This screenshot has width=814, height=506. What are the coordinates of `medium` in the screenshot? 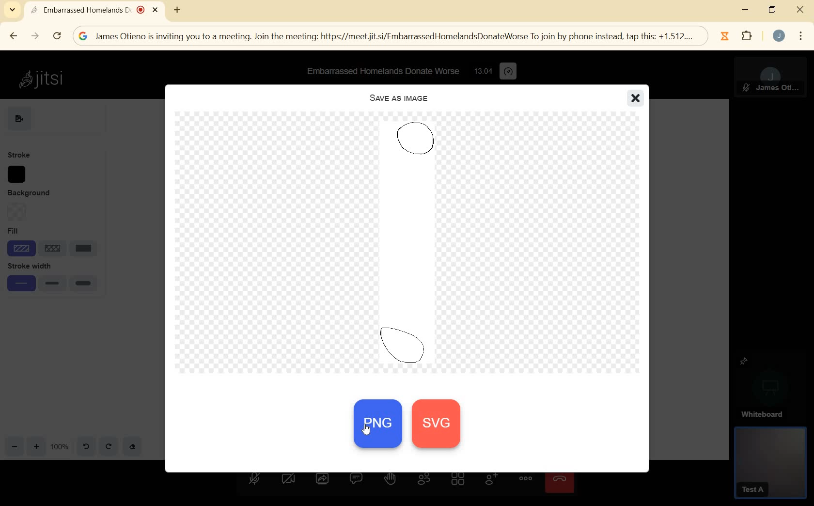 It's located at (52, 285).